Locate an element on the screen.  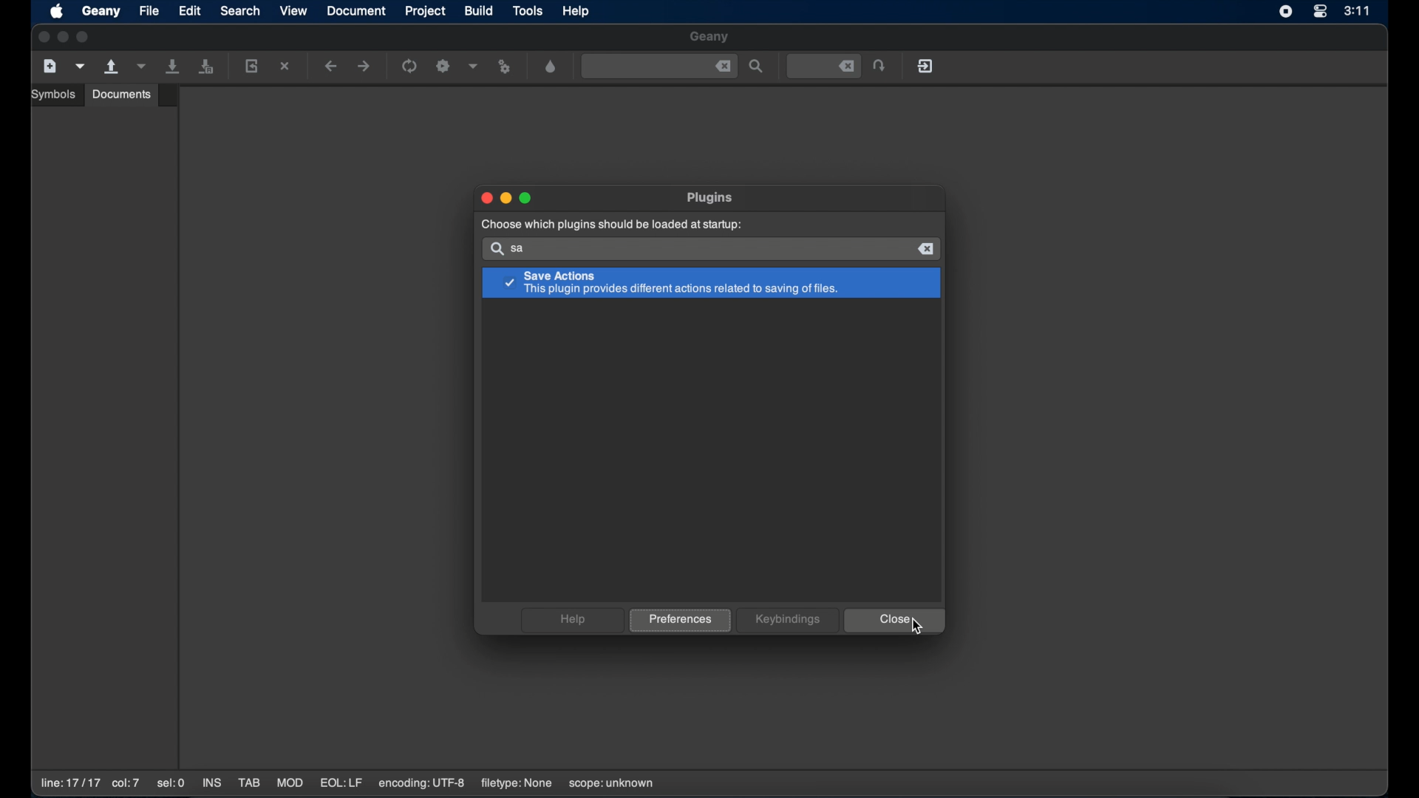
close is located at coordinates (724, 66).